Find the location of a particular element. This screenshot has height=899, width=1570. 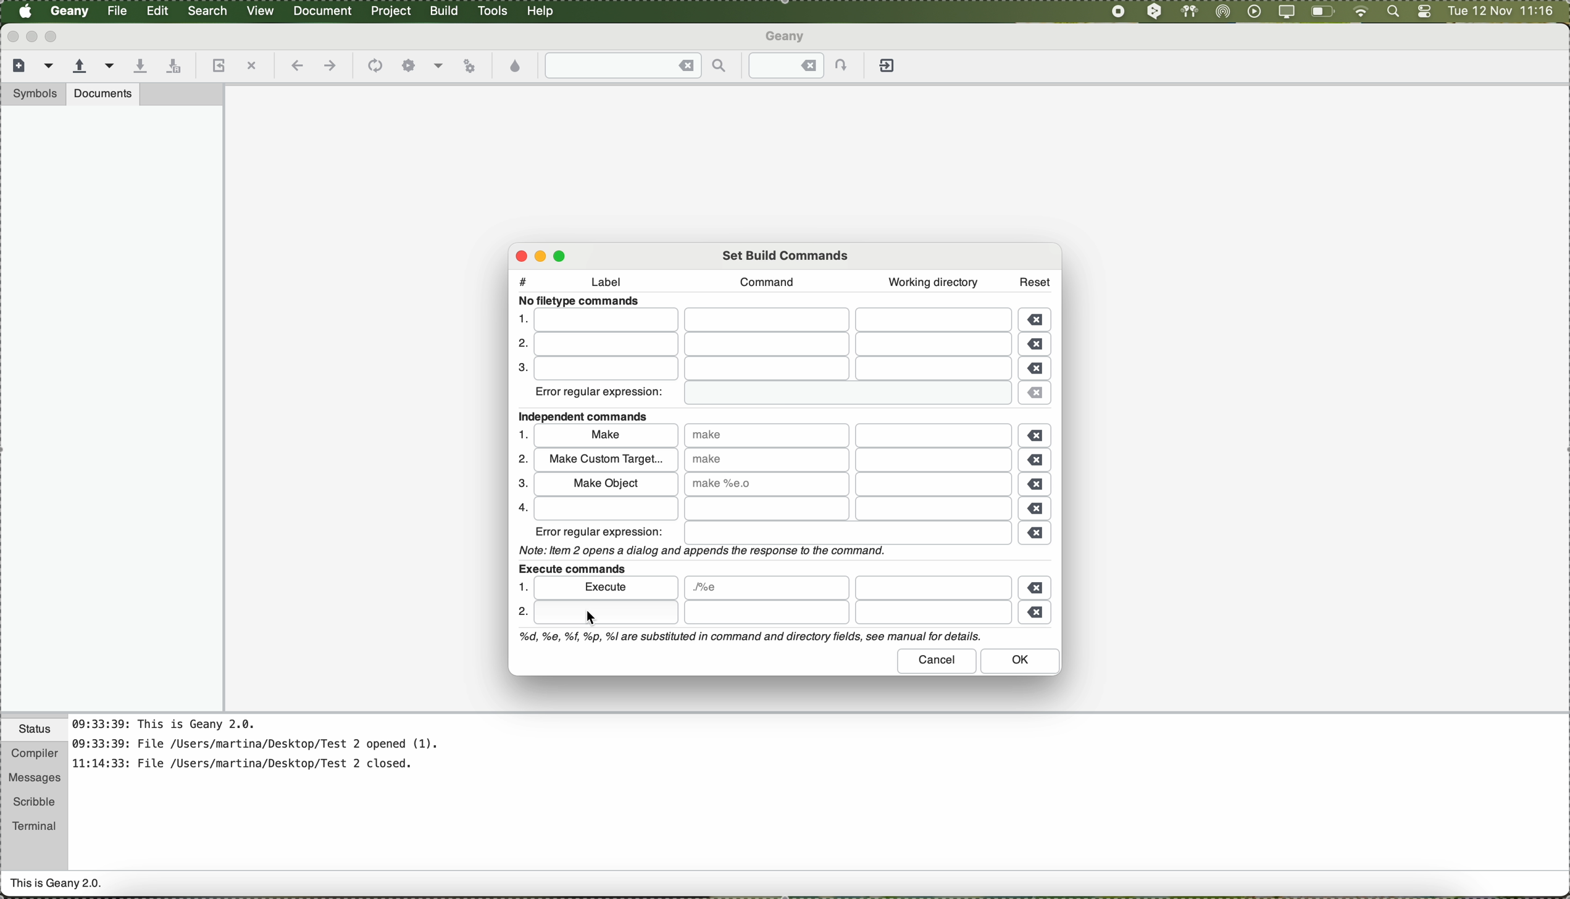

messages is located at coordinates (33, 779).